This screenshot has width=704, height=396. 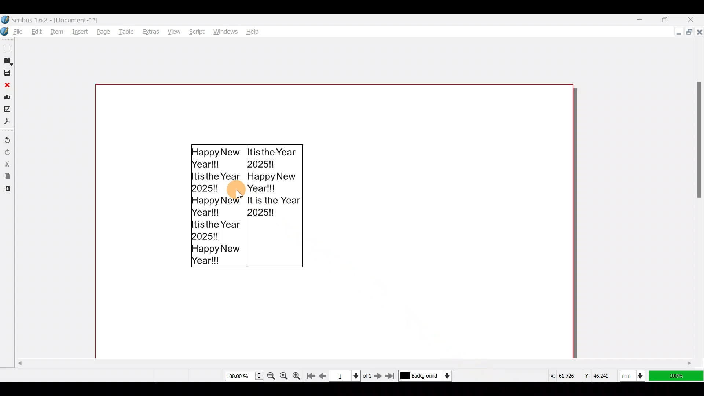 What do you see at coordinates (7, 151) in the screenshot?
I see `Redo` at bounding box center [7, 151].